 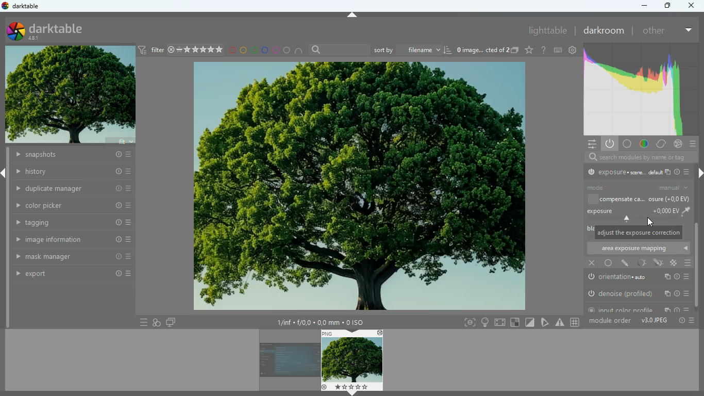 What do you see at coordinates (354, 360) in the screenshot?
I see `image` at bounding box center [354, 360].